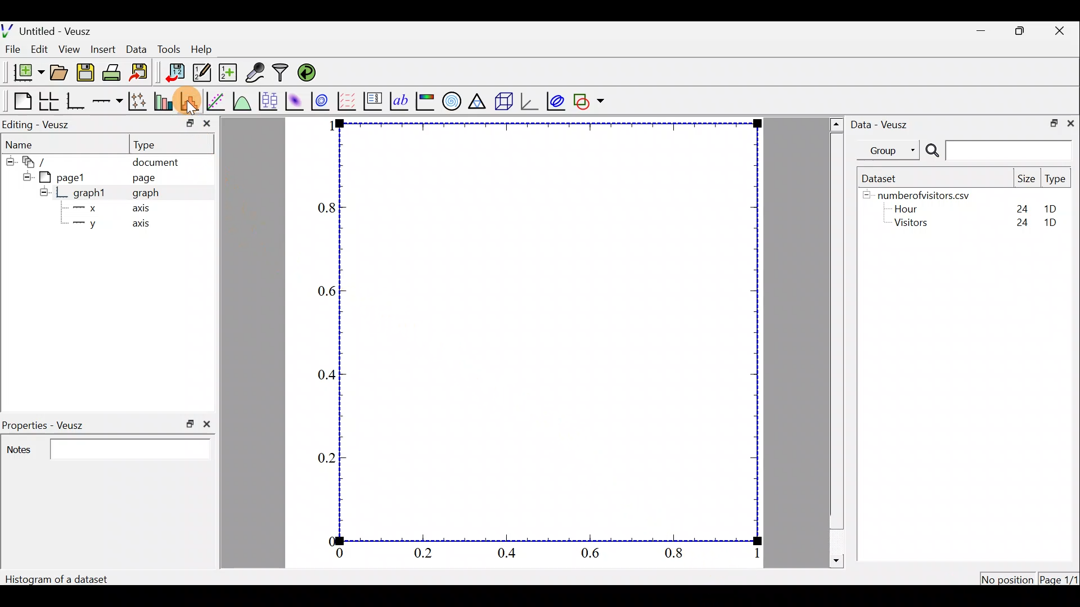  I want to click on edit and enter new datasets, so click(202, 73).